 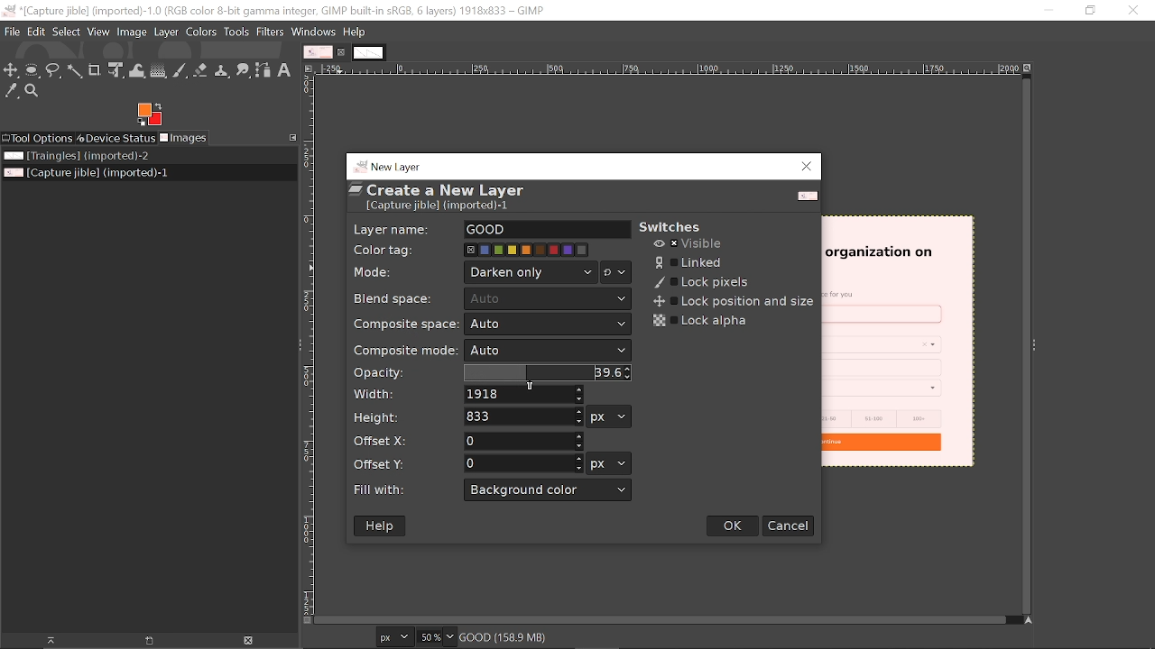 I want to click on current image, so click(x=899, y=343).